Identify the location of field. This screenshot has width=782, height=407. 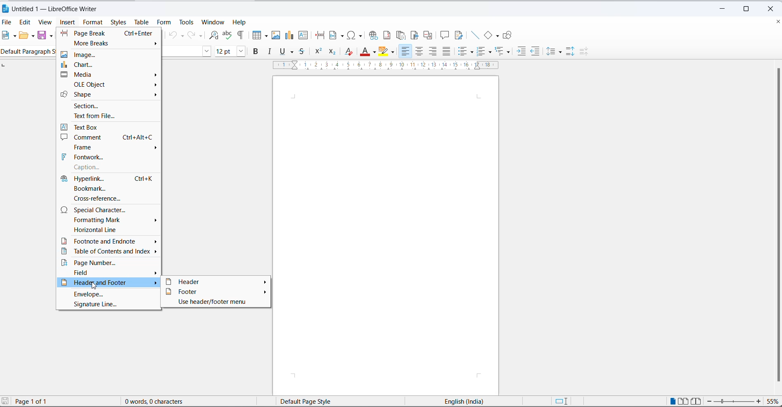
(108, 272).